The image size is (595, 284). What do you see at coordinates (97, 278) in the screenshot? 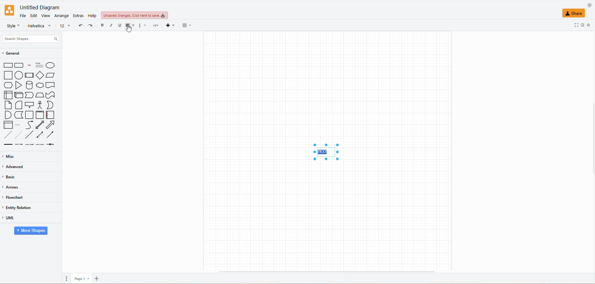
I see `insert page` at bounding box center [97, 278].